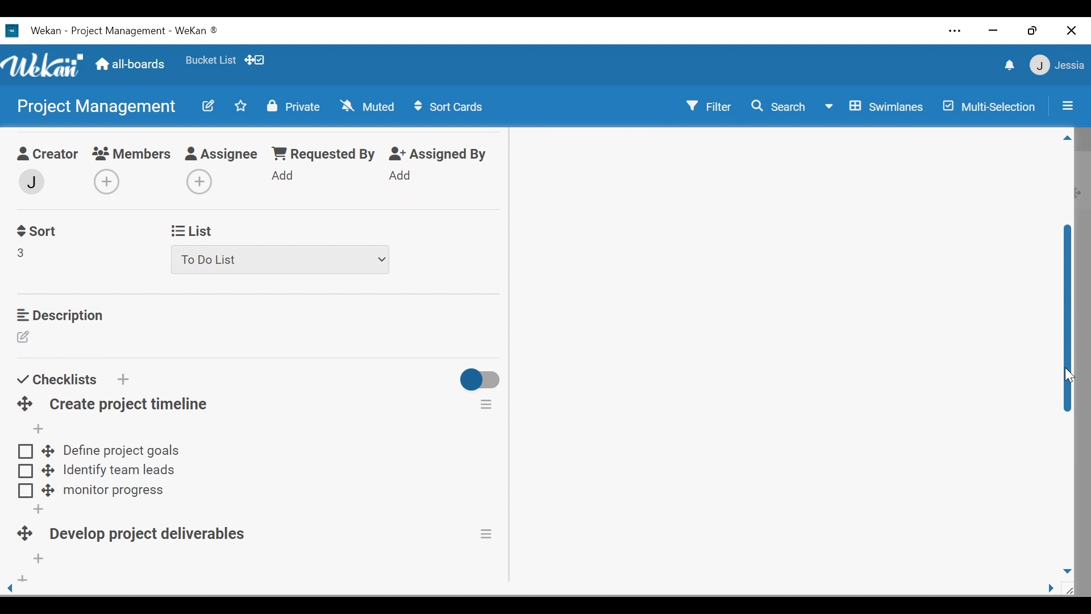 This screenshot has height=614, width=1091. What do you see at coordinates (877, 107) in the screenshot?
I see `Board View` at bounding box center [877, 107].